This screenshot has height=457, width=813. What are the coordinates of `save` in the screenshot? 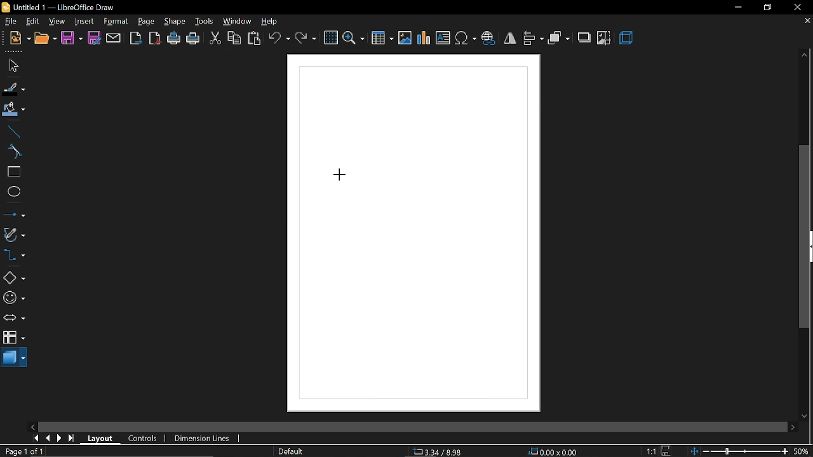 It's located at (667, 451).